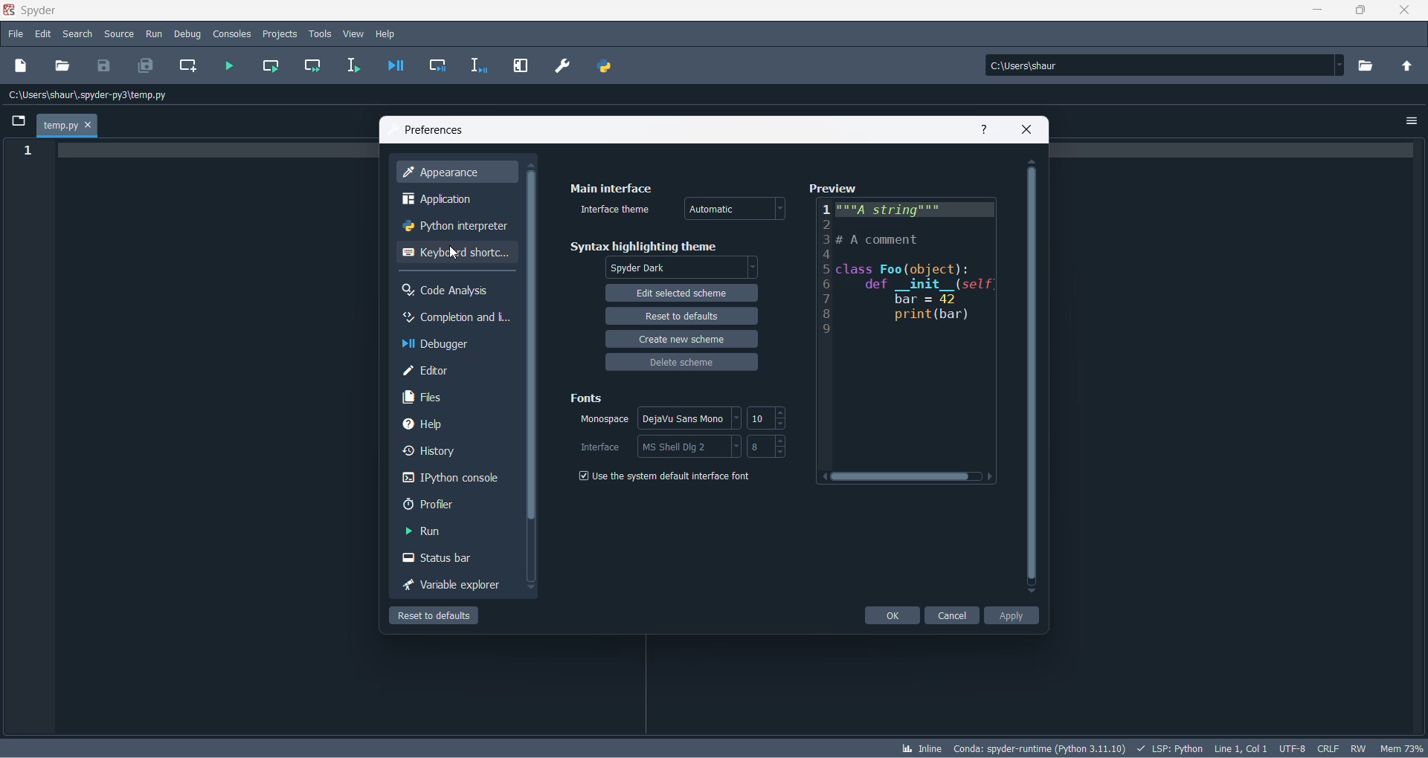 This screenshot has height=758, width=1428. What do you see at coordinates (454, 254) in the screenshot?
I see `keyboard shortcut` at bounding box center [454, 254].